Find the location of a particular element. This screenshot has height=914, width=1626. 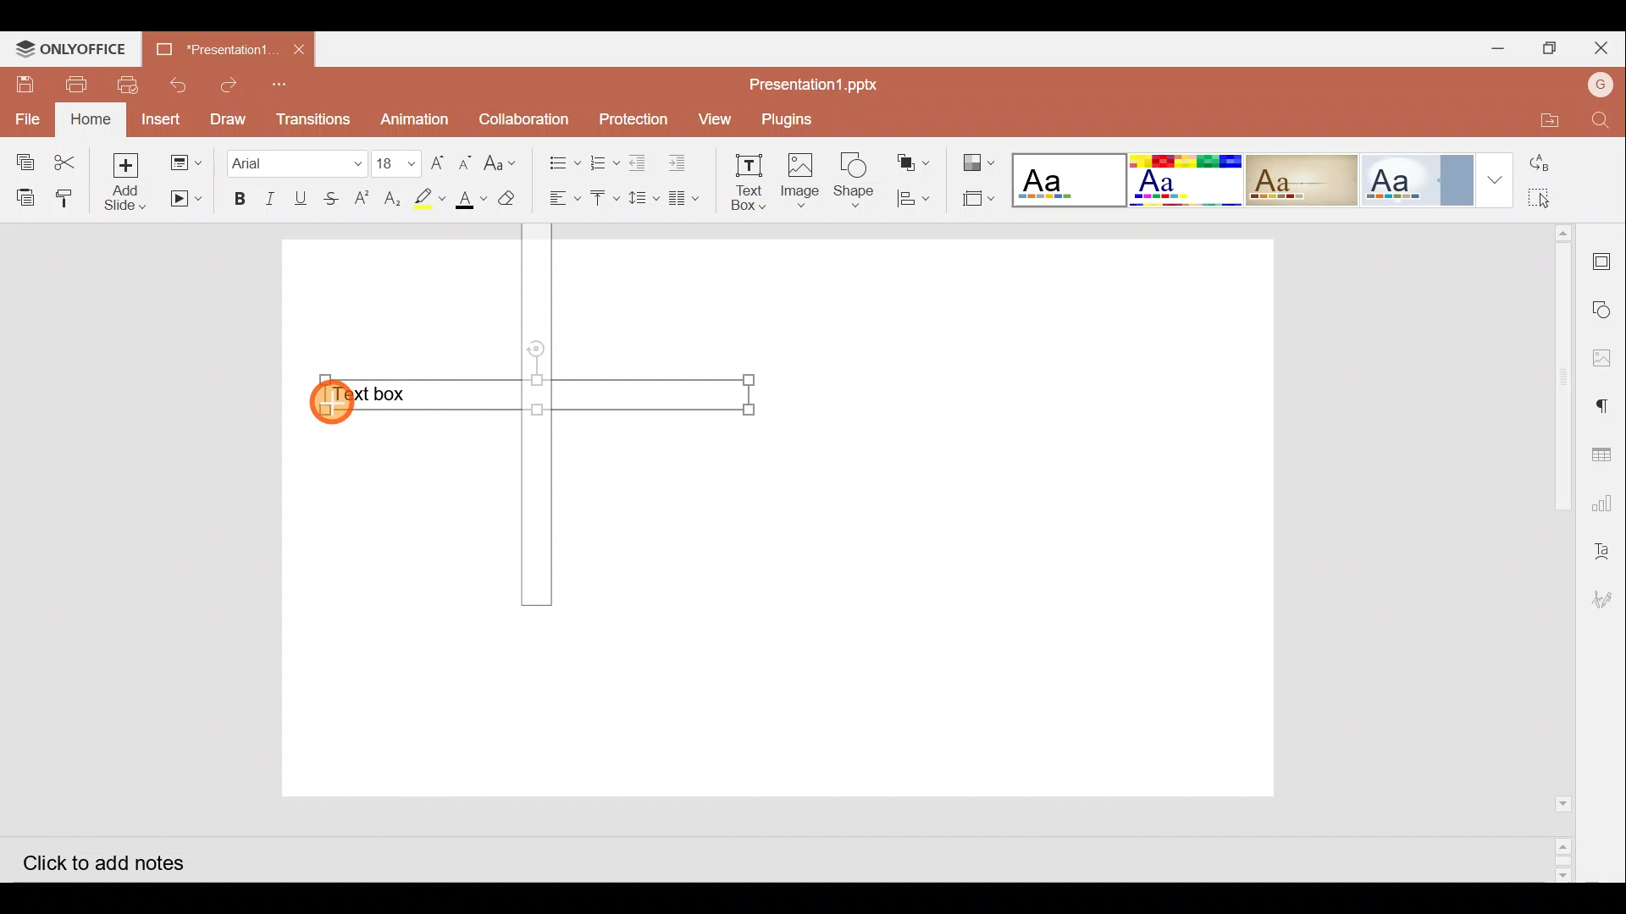

Close is located at coordinates (1605, 49).